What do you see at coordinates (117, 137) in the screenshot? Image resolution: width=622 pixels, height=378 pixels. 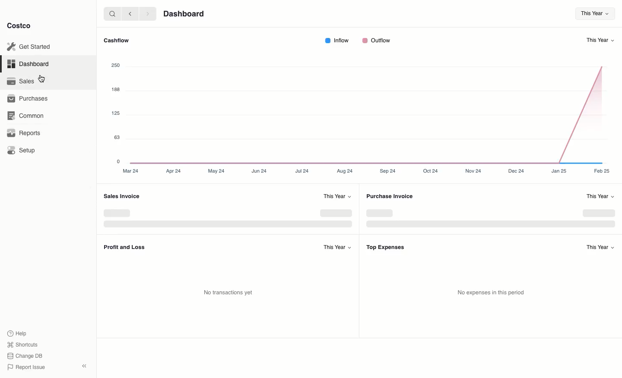 I see `63` at bounding box center [117, 137].